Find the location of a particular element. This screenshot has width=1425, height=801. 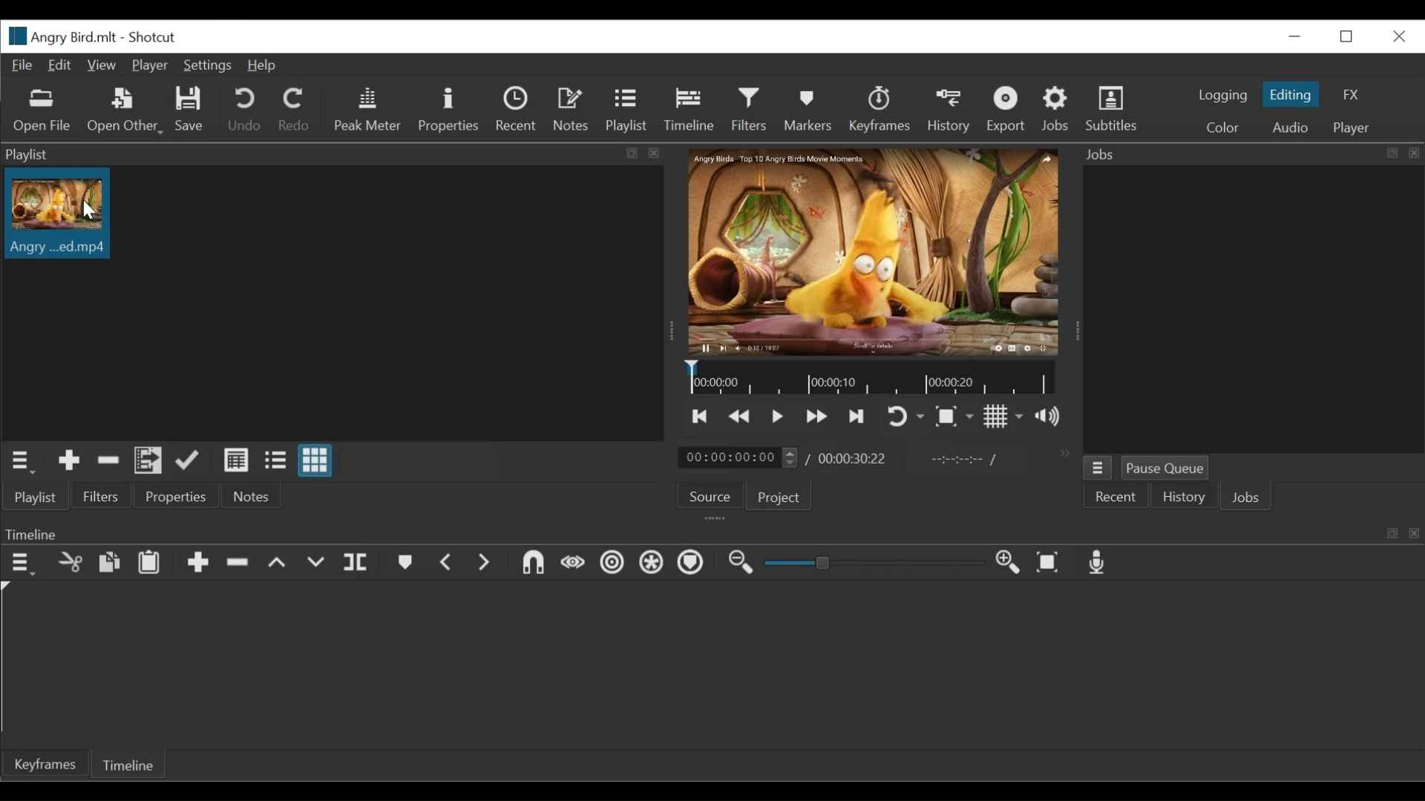

Restore is located at coordinates (1348, 36).